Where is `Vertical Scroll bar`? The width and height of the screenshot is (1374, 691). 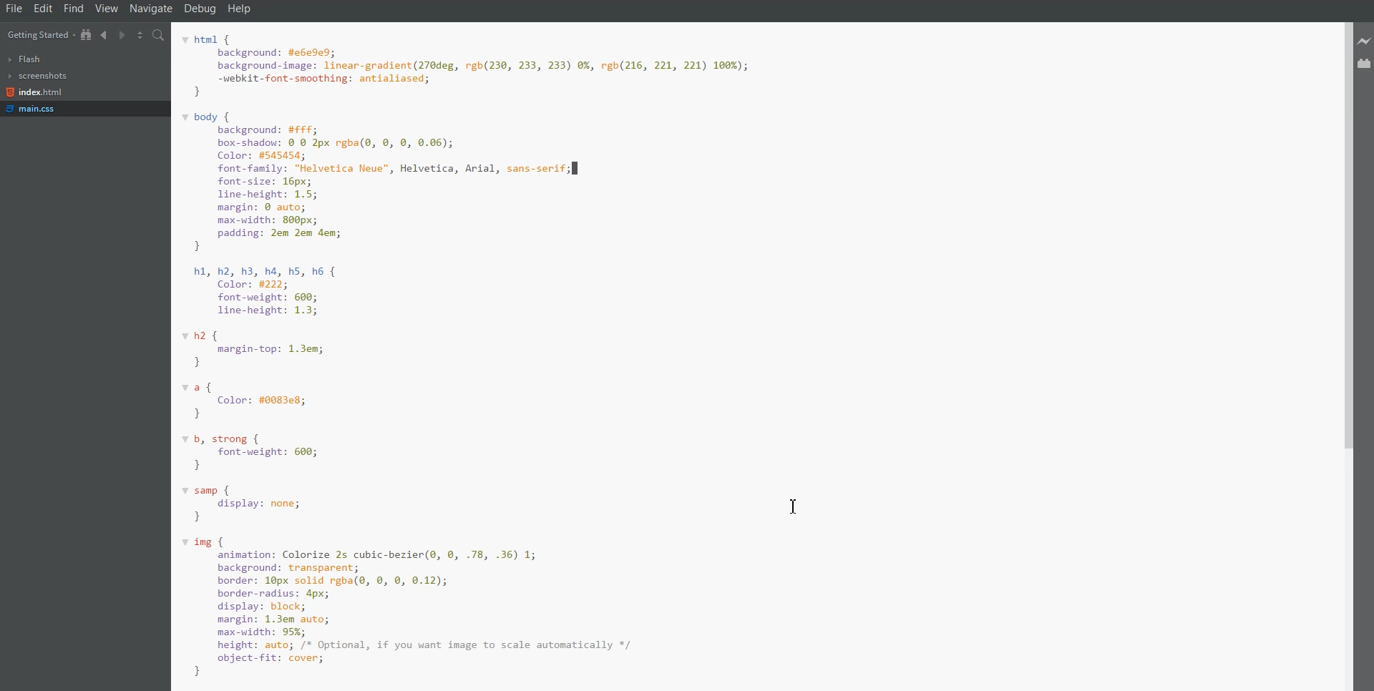 Vertical Scroll bar is located at coordinates (1343, 356).